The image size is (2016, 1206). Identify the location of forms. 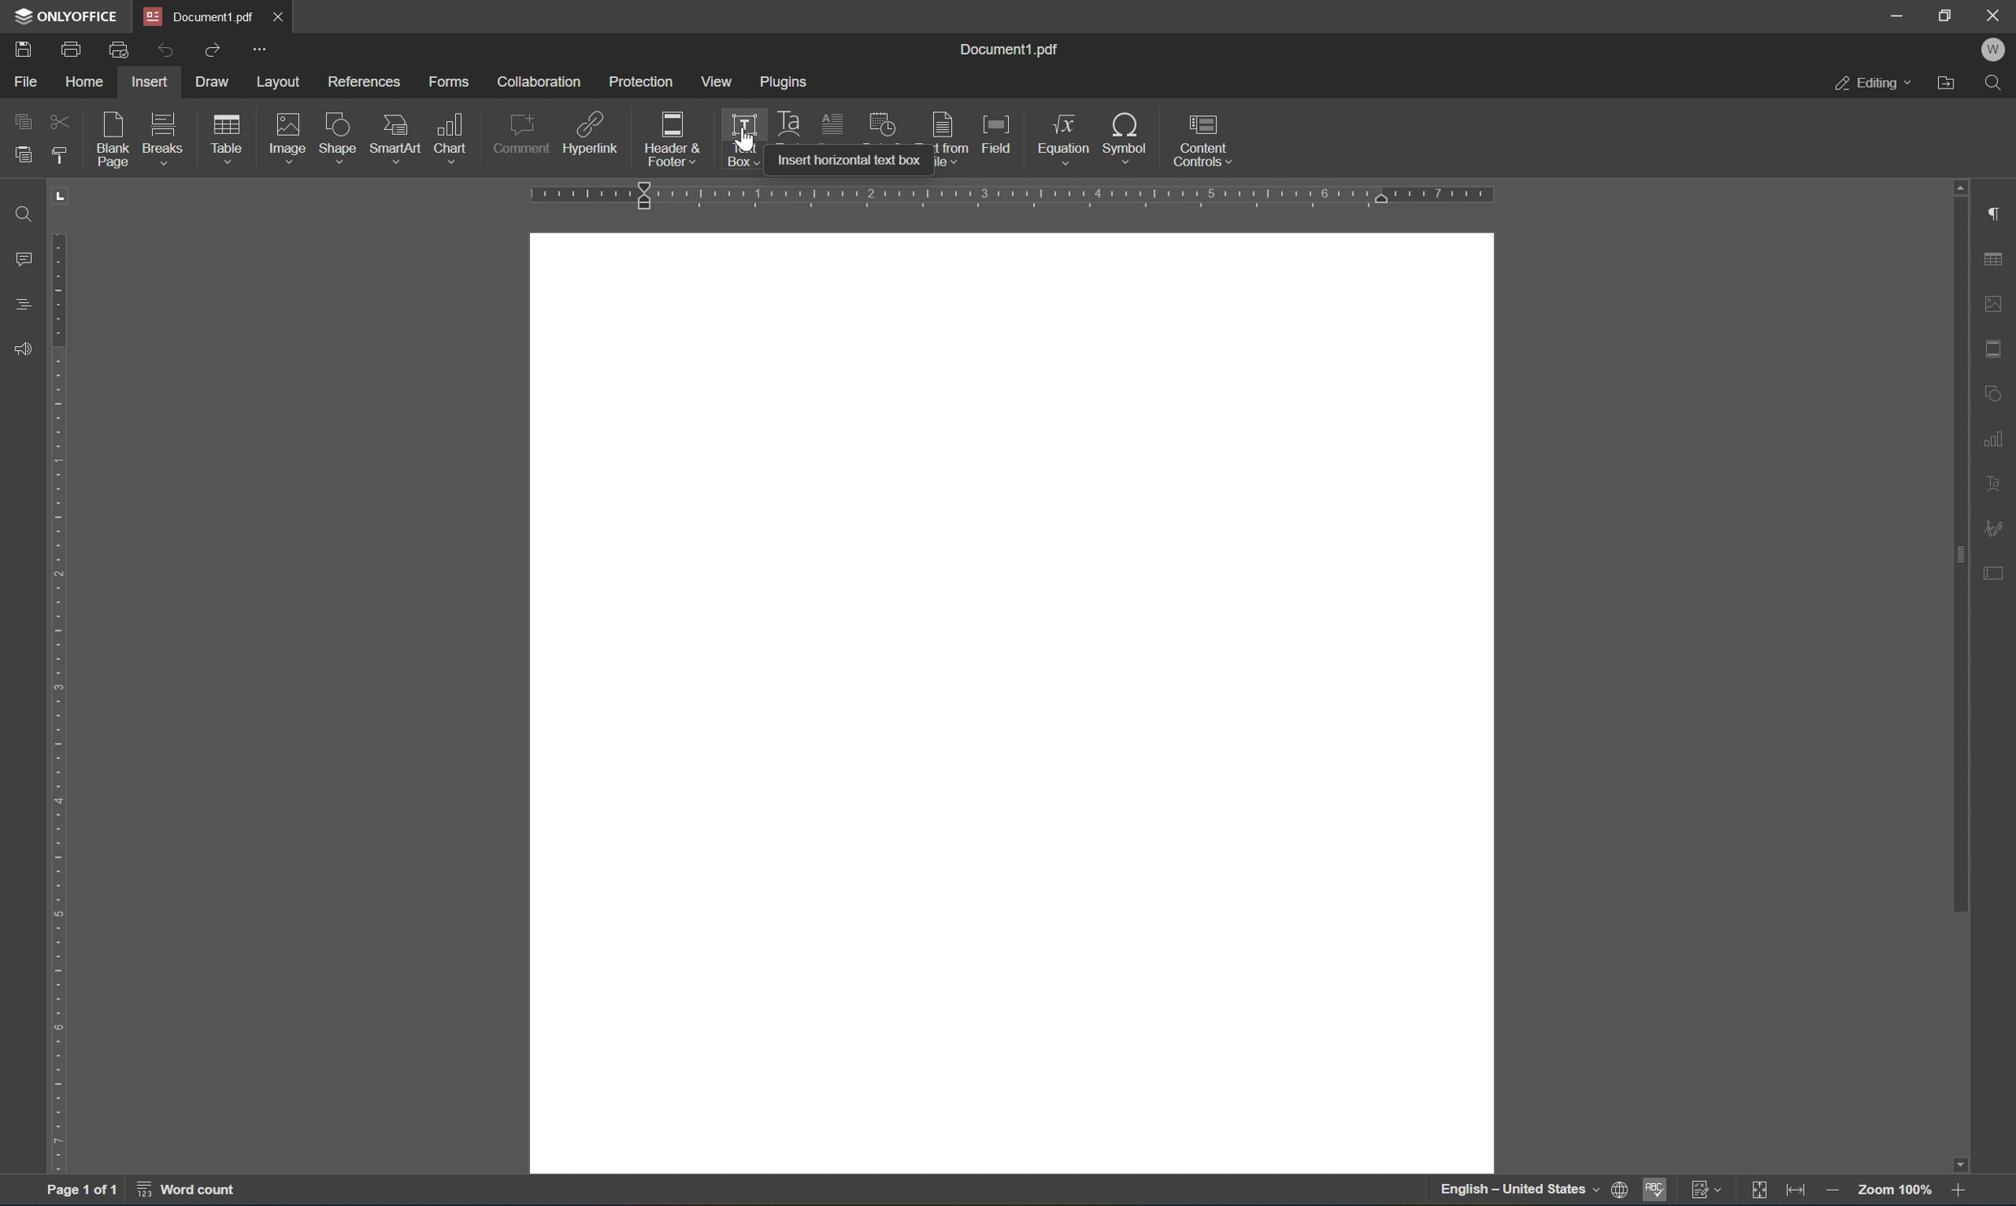
(449, 82).